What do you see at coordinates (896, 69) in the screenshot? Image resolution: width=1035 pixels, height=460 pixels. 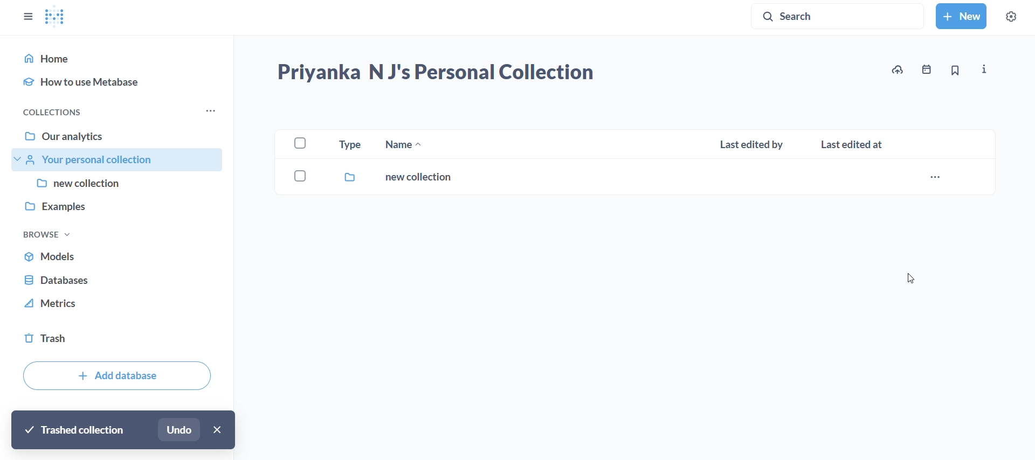 I see `upload data to priyanka N J's personal collection` at bounding box center [896, 69].